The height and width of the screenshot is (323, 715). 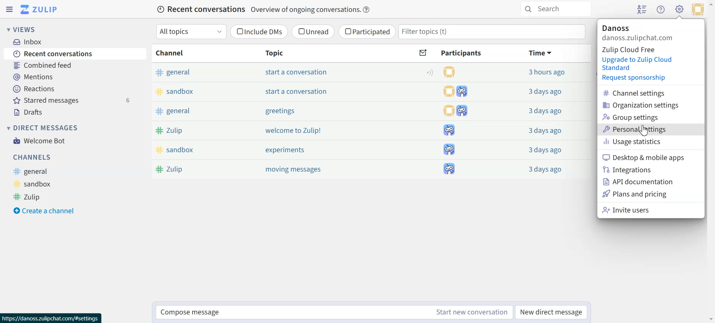 I want to click on start a conversation, so click(x=298, y=72).